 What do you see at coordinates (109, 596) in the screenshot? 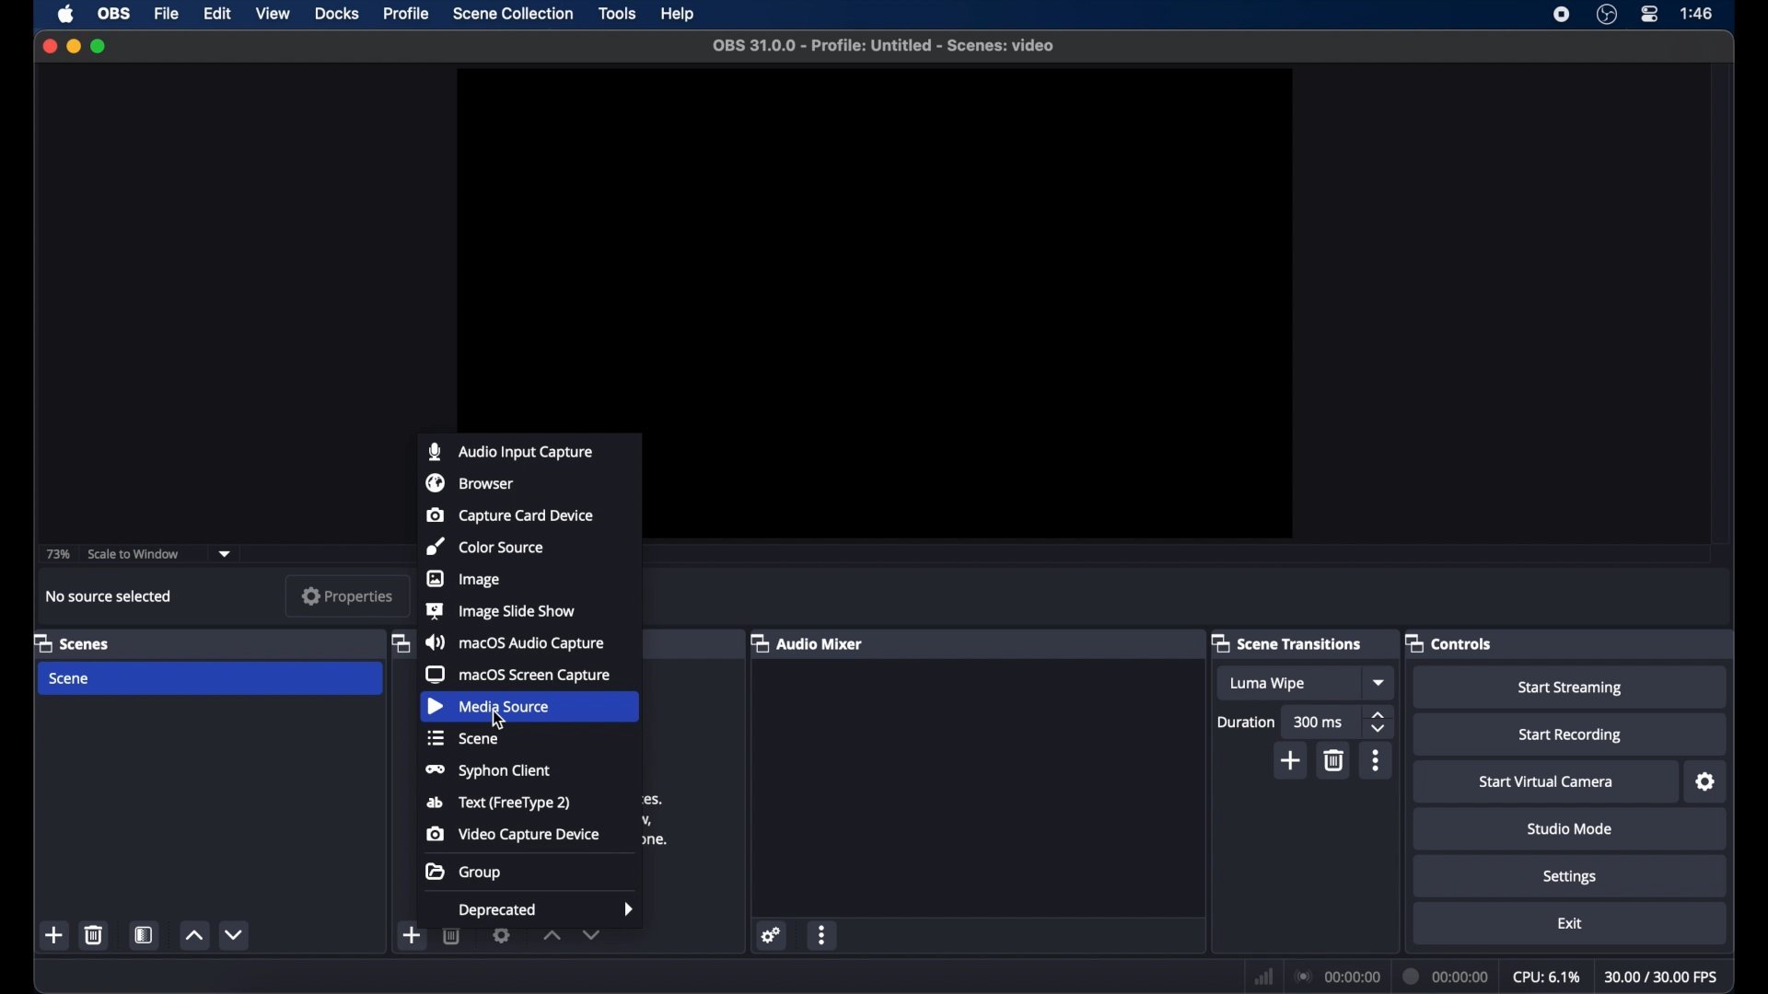
I see `no source selected` at bounding box center [109, 596].